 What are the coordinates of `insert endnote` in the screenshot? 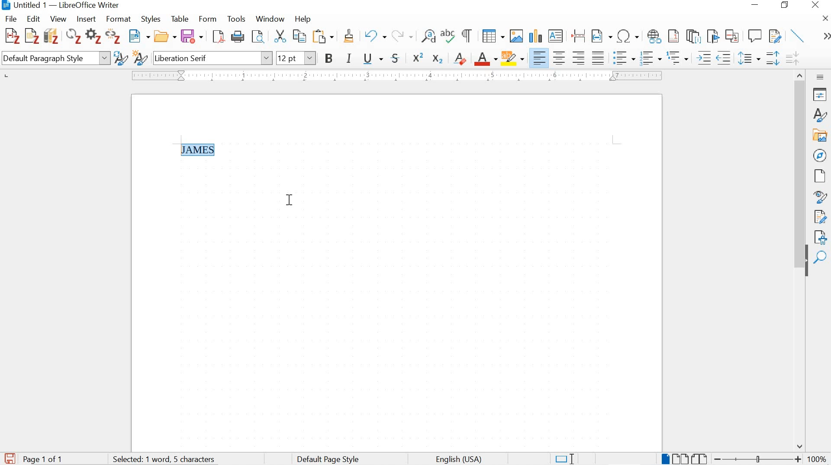 It's located at (673, 36).